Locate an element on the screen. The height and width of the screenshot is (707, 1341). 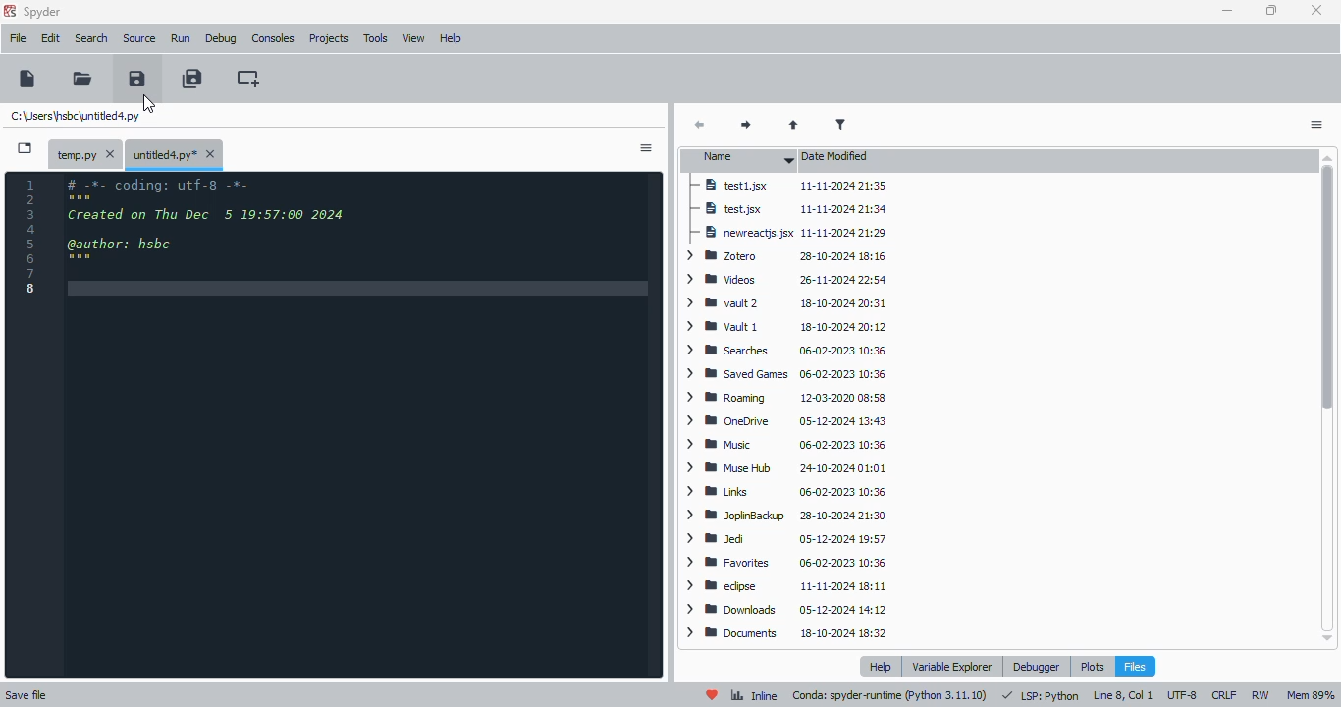
search is located at coordinates (92, 38).